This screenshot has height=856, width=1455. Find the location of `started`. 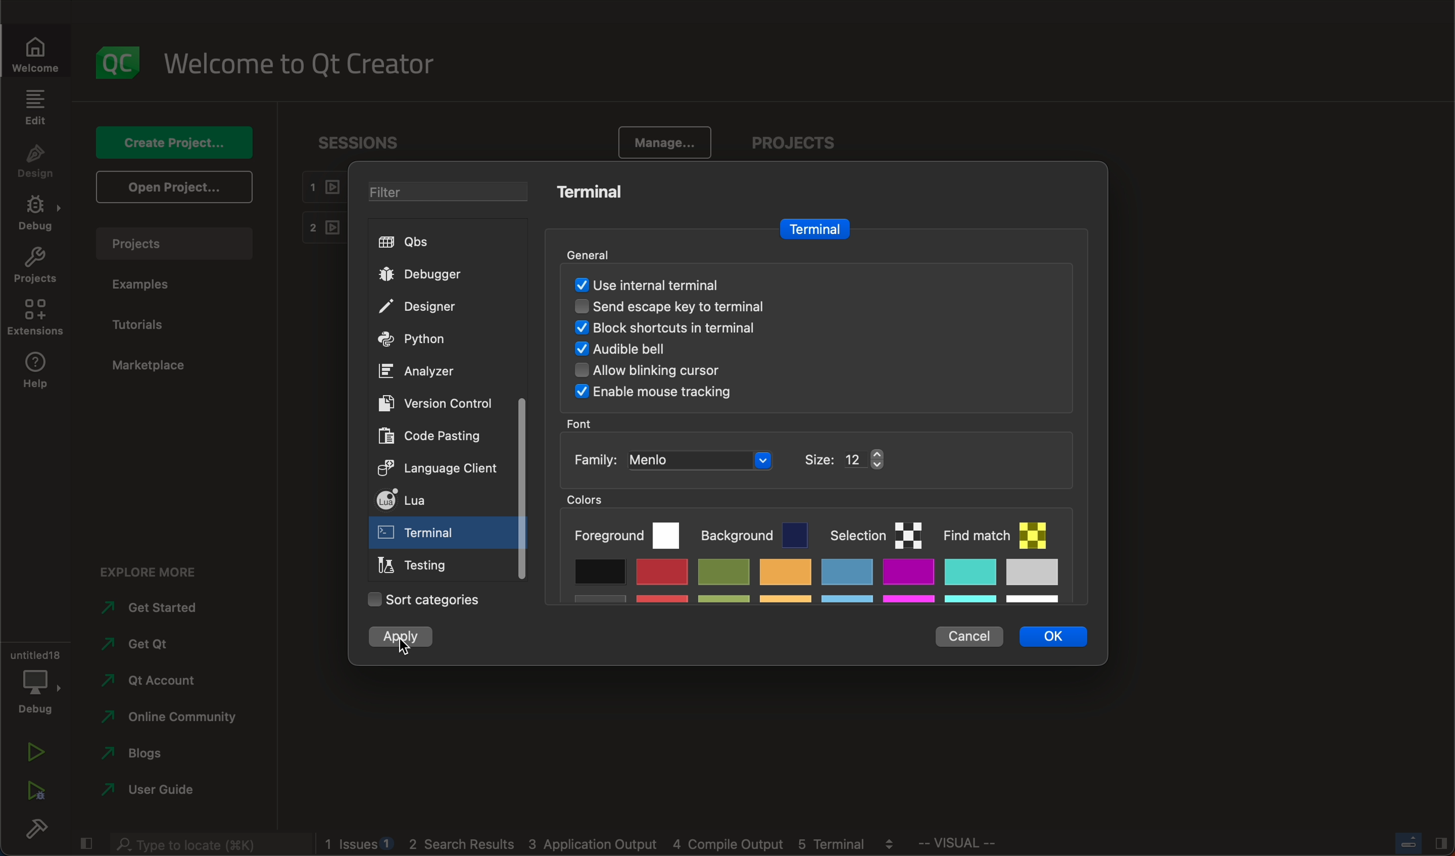

started is located at coordinates (159, 608).